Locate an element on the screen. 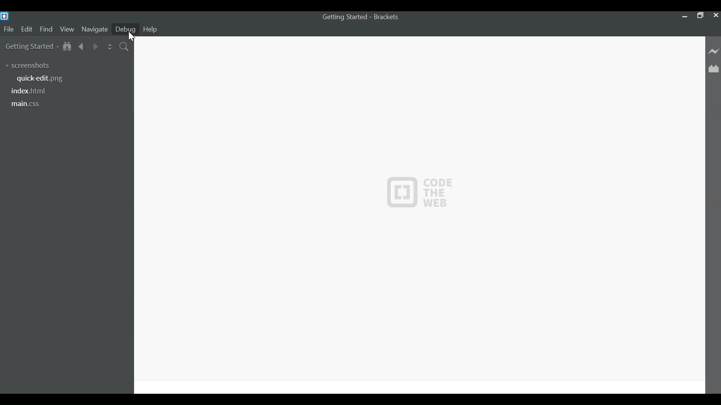 Image resolution: width=721 pixels, height=405 pixels. Debug is located at coordinates (125, 29).